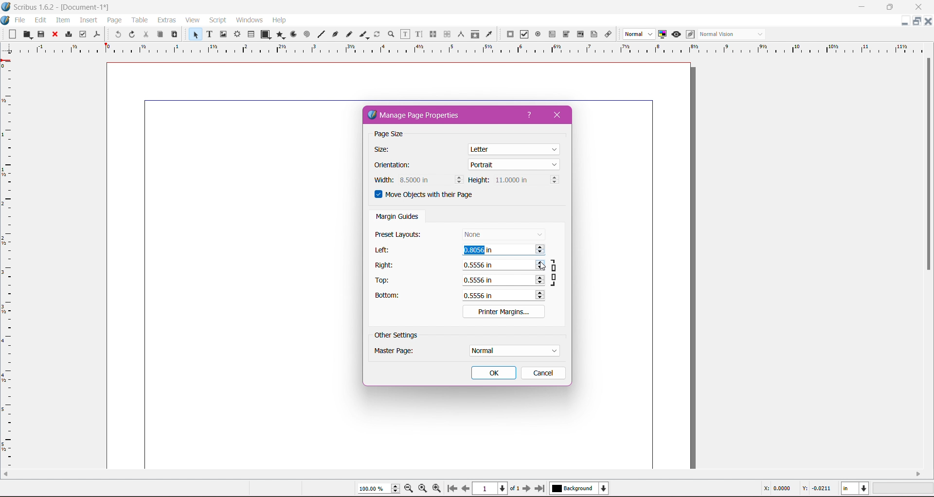 The width and height of the screenshot is (934, 497). What do you see at coordinates (690, 35) in the screenshot?
I see `Eidt in Preview mode` at bounding box center [690, 35].